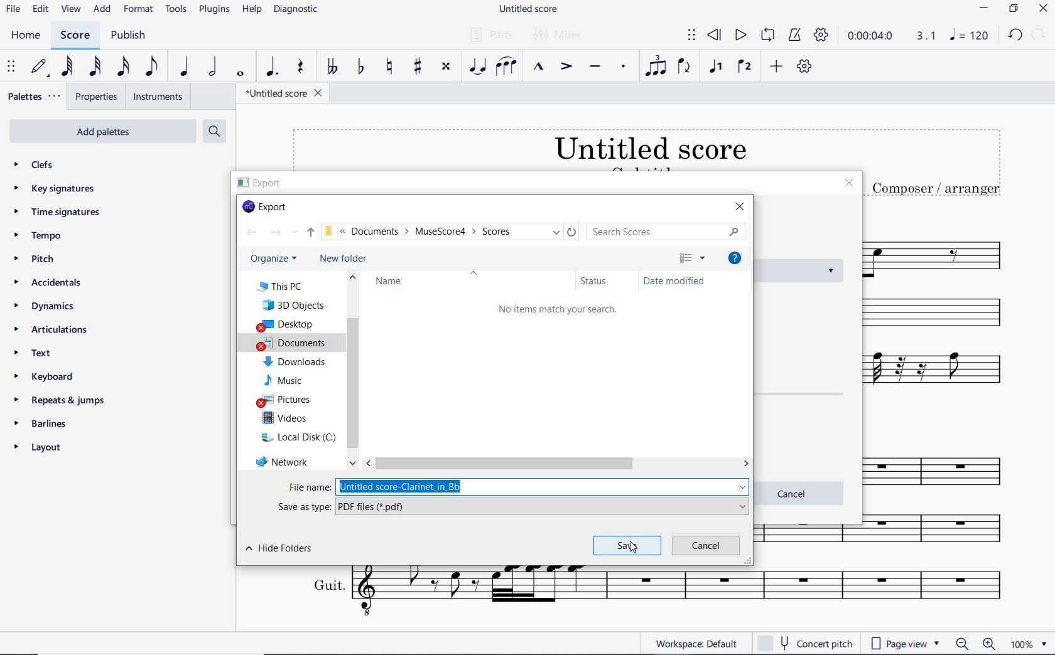 This screenshot has width=1055, height=655. Describe the element at coordinates (253, 233) in the screenshot. I see `BACK` at that location.